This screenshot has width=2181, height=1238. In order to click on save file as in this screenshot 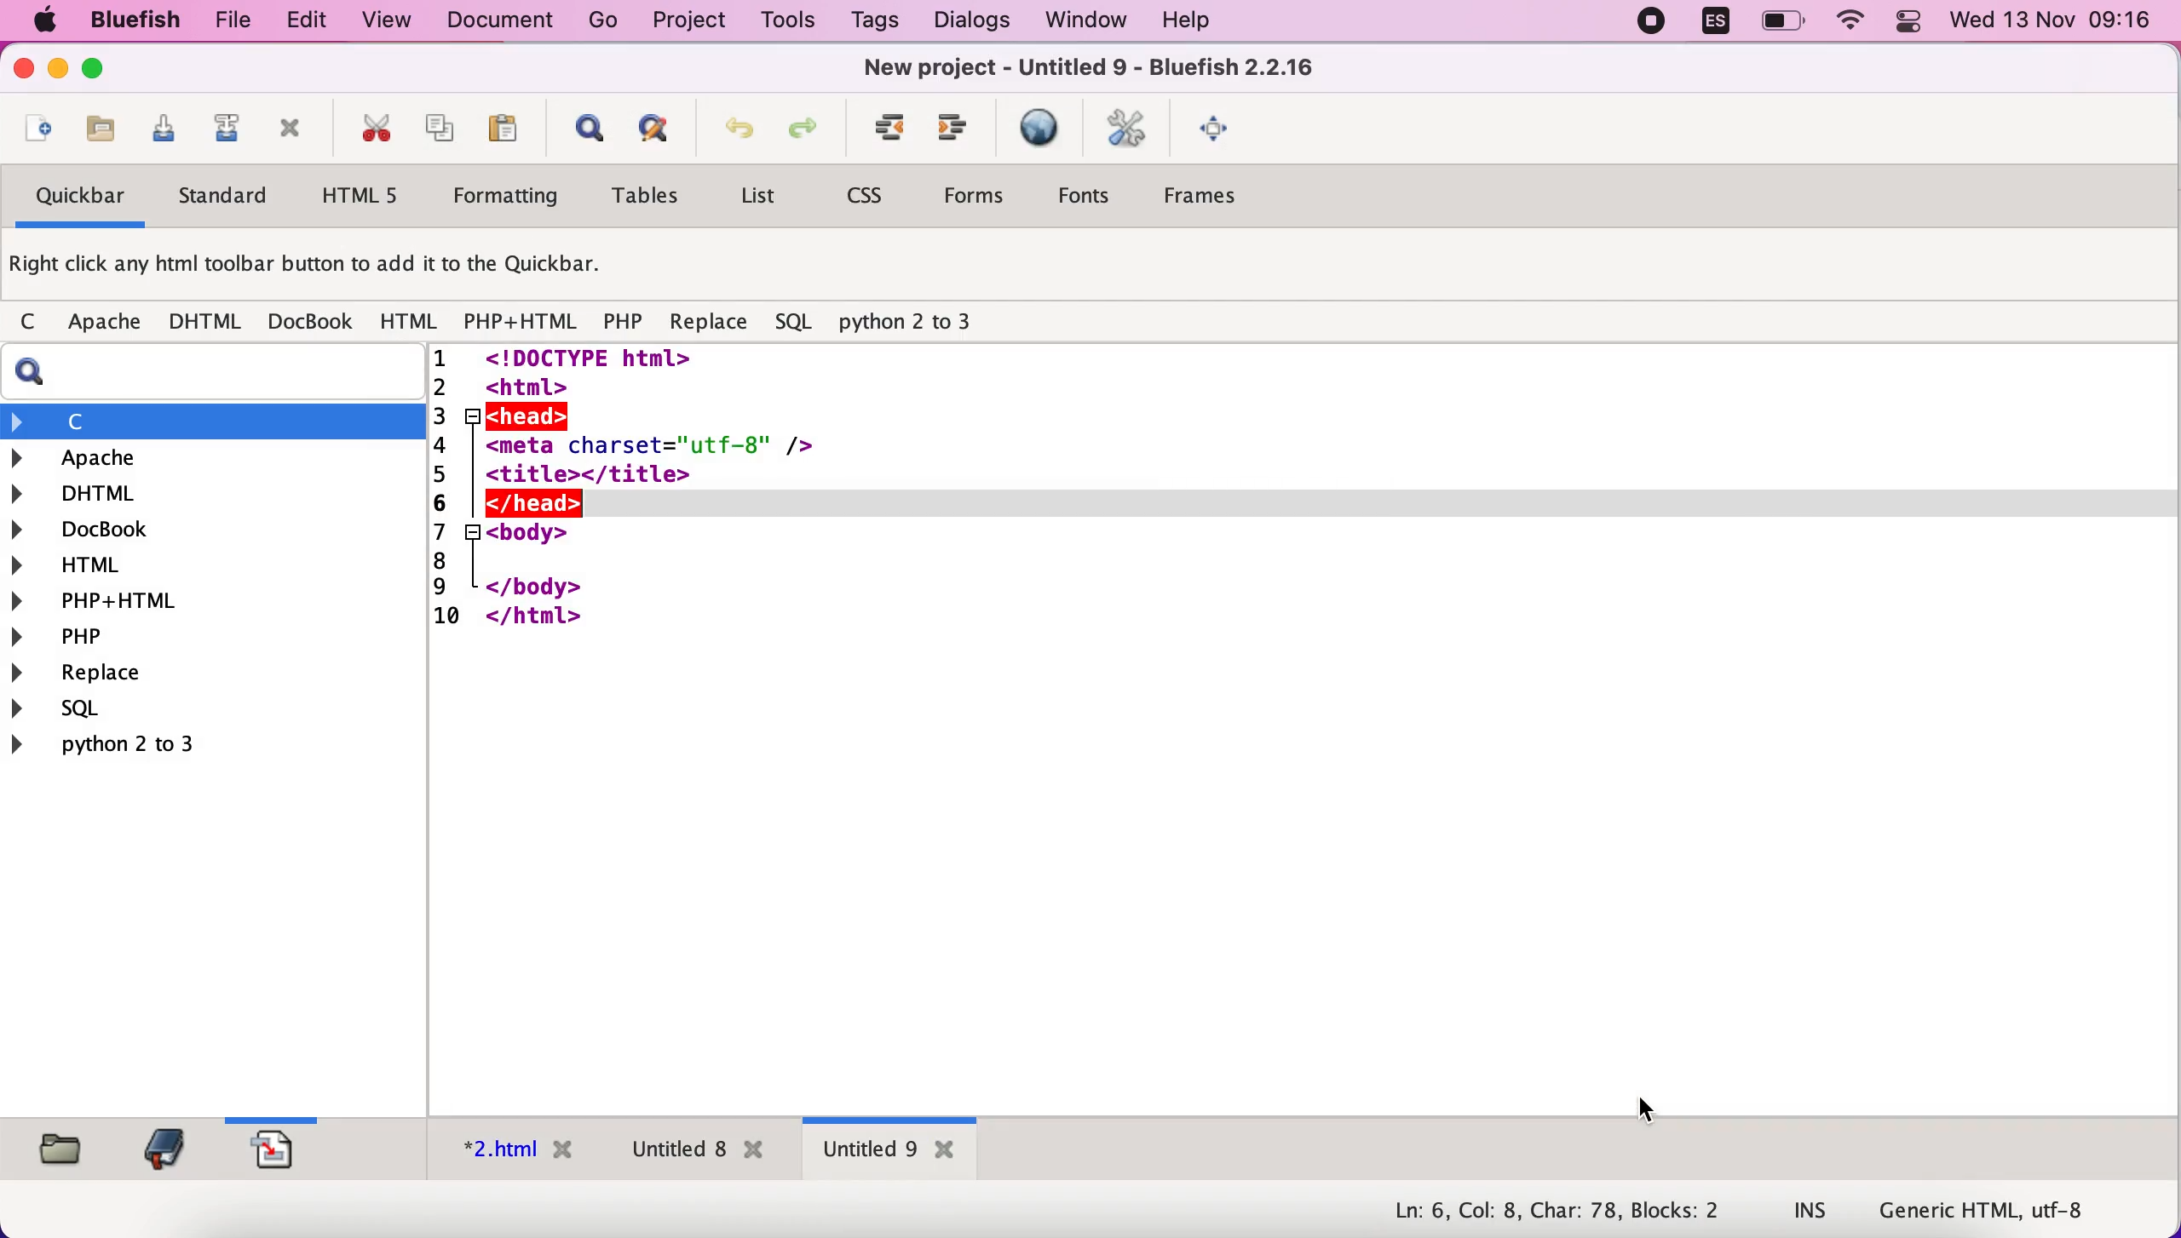, I will do `click(222, 133)`.